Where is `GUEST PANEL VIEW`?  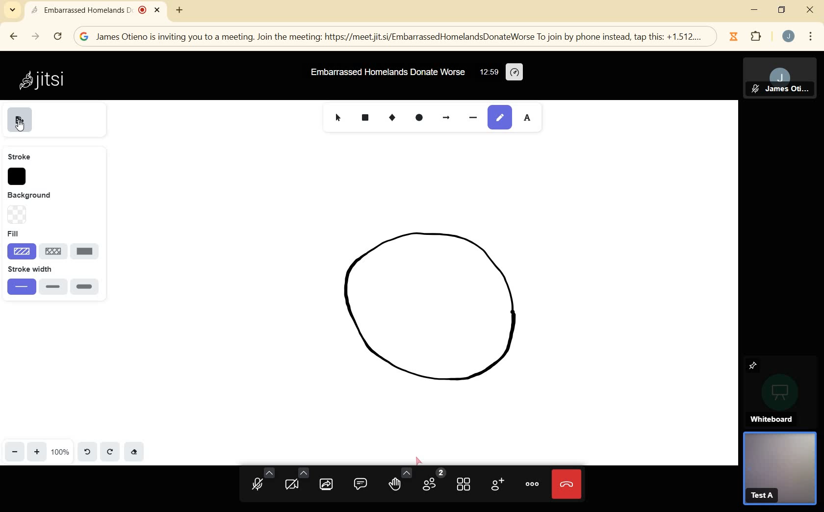 GUEST PANEL VIEW is located at coordinates (779, 471).